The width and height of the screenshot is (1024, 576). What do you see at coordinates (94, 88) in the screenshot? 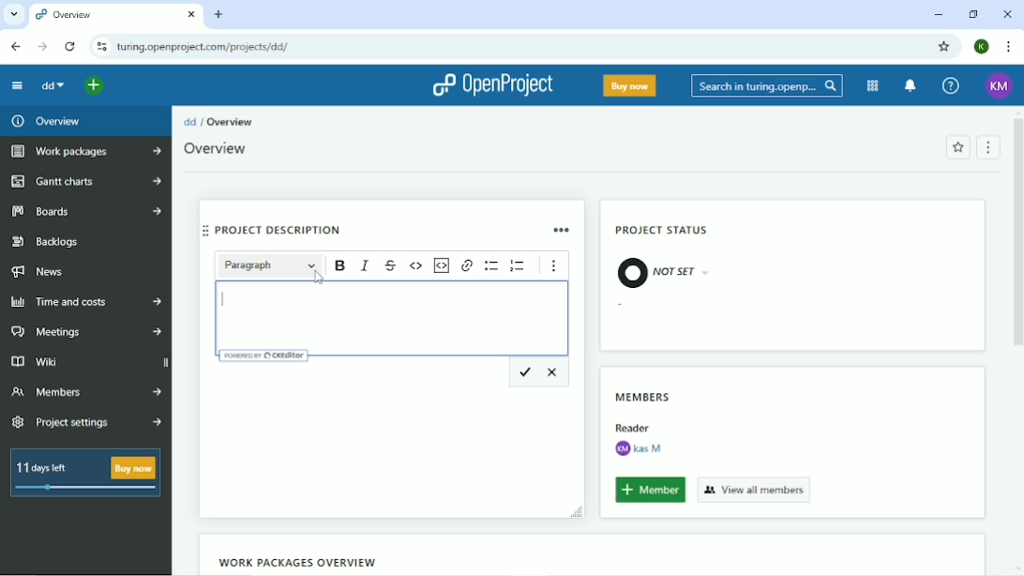
I see `Open quick add menu` at bounding box center [94, 88].